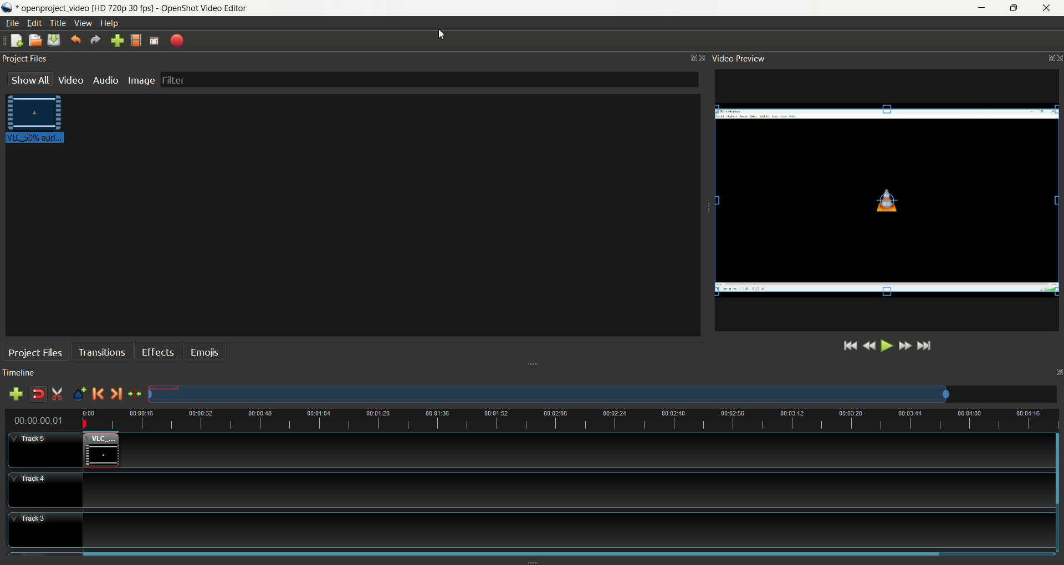  What do you see at coordinates (47, 491) in the screenshot?
I see `track4` at bounding box center [47, 491].